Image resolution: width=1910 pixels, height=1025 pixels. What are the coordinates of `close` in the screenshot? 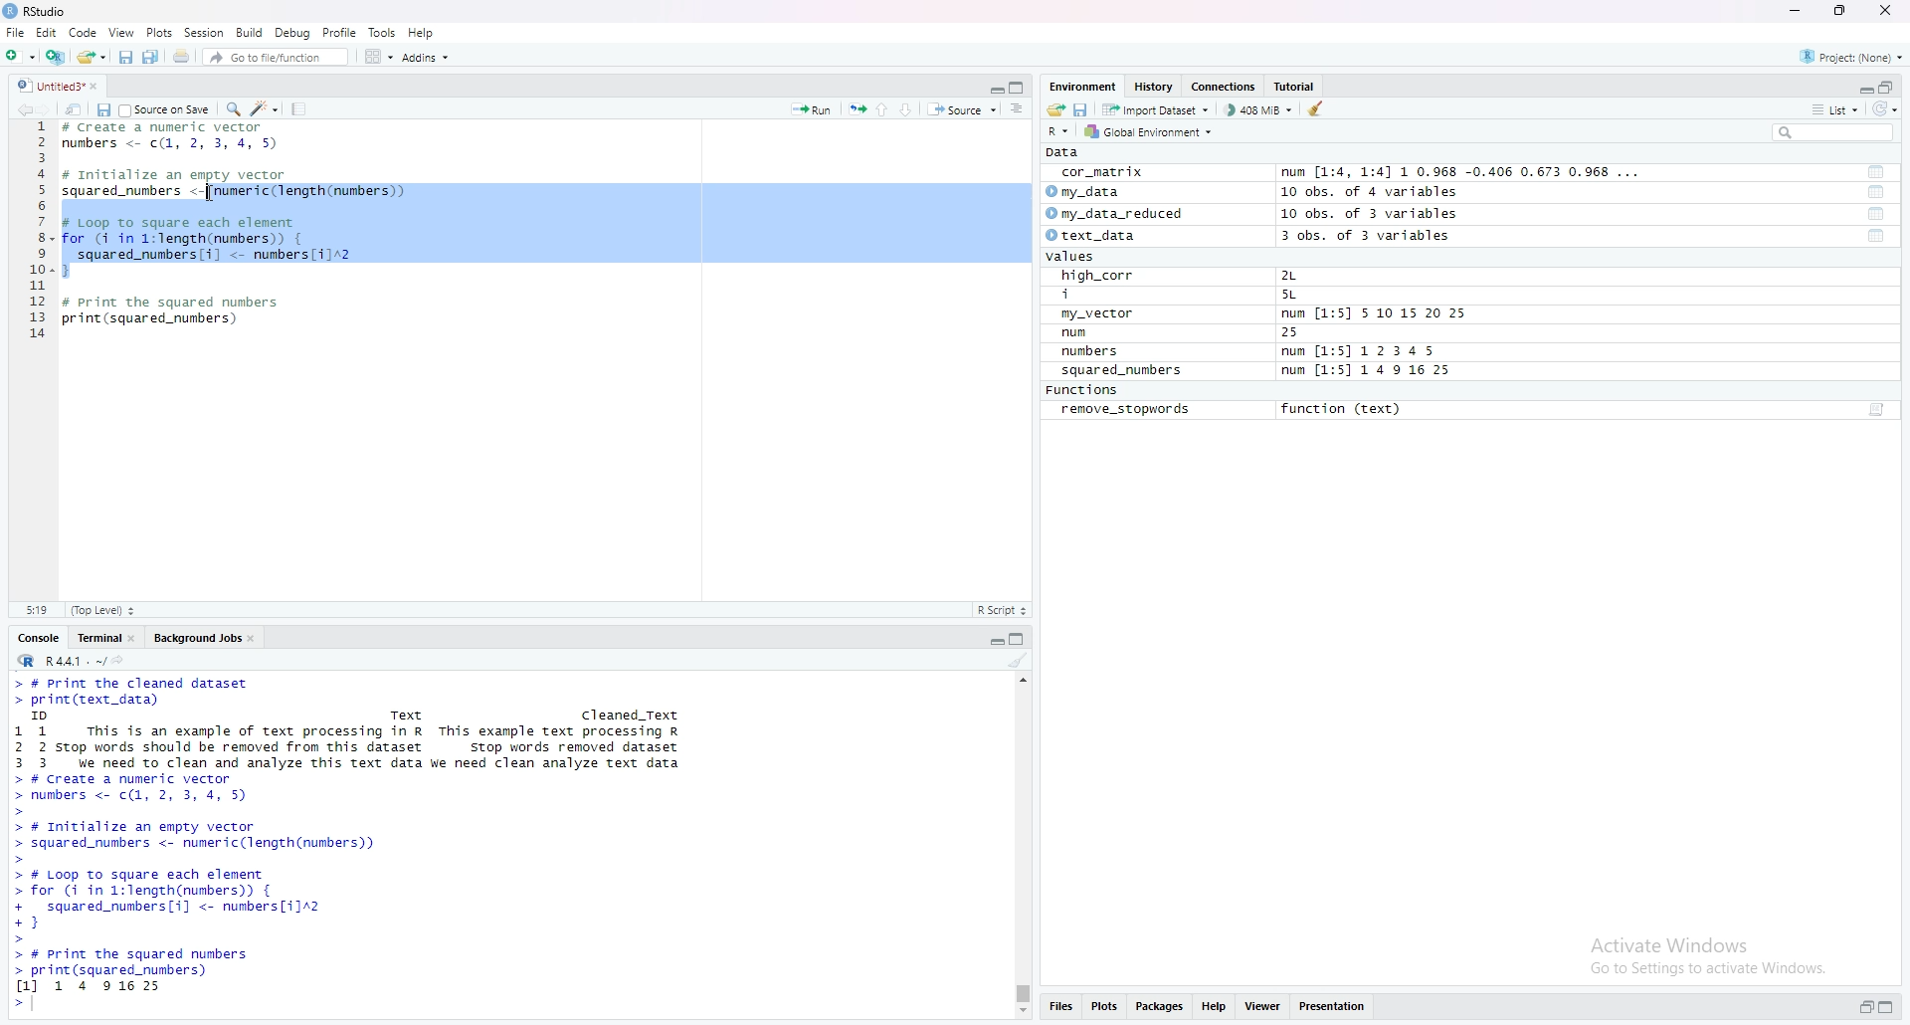 It's located at (1889, 12).